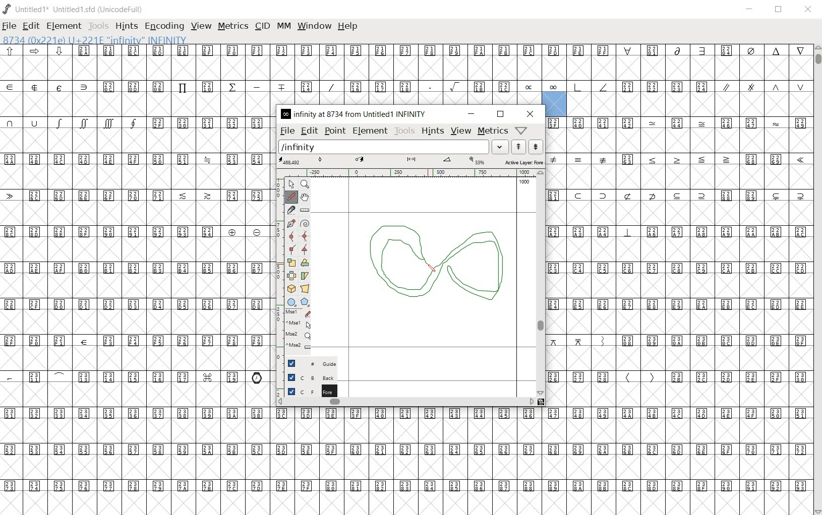 The width and height of the screenshot is (822, 515). What do you see at coordinates (305, 223) in the screenshot?
I see `change whether spiro is active or not` at bounding box center [305, 223].